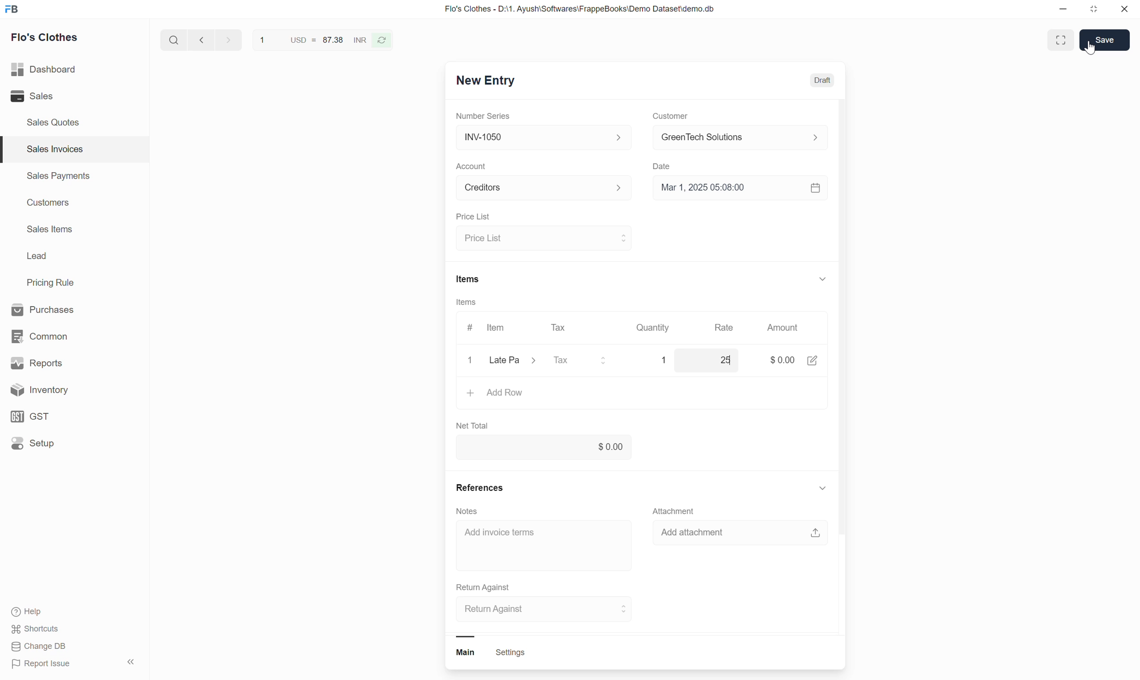 The width and height of the screenshot is (1140, 680). What do you see at coordinates (468, 279) in the screenshot?
I see `Items` at bounding box center [468, 279].